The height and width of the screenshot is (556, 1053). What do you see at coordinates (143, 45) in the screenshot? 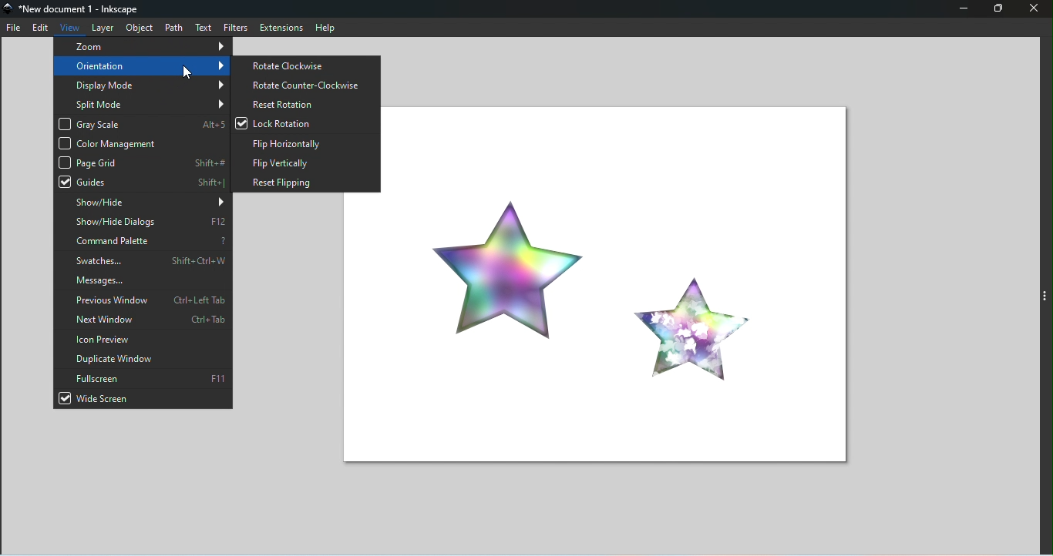
I see `Zoom` at bounding box center [143, 45].